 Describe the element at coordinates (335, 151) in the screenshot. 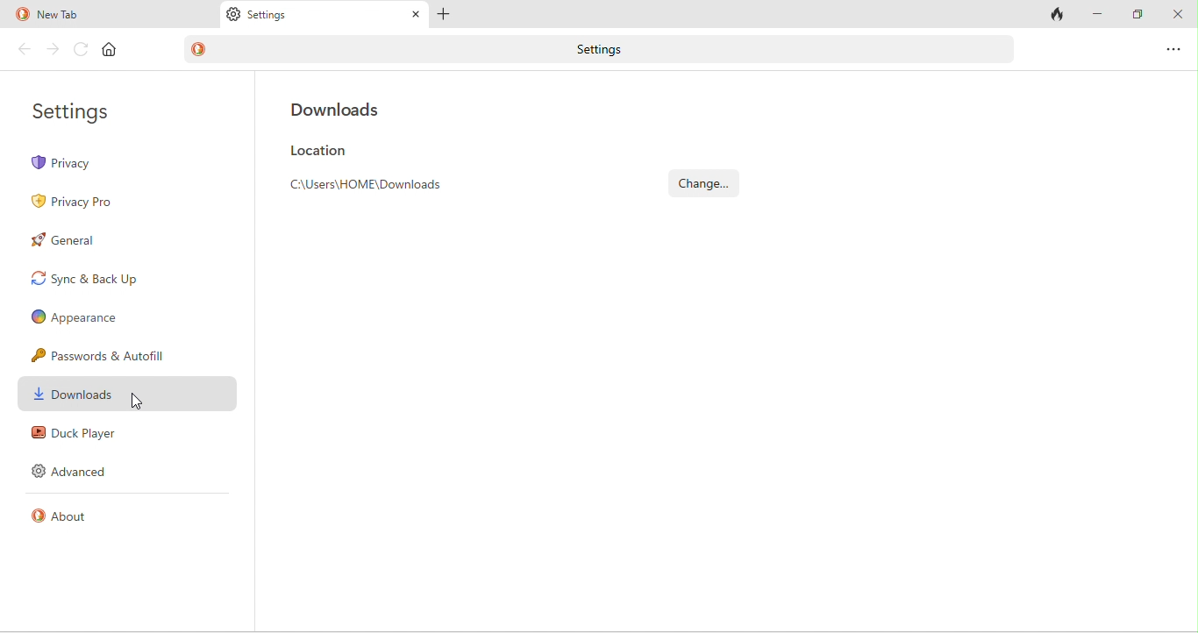

I see `location` at that location.